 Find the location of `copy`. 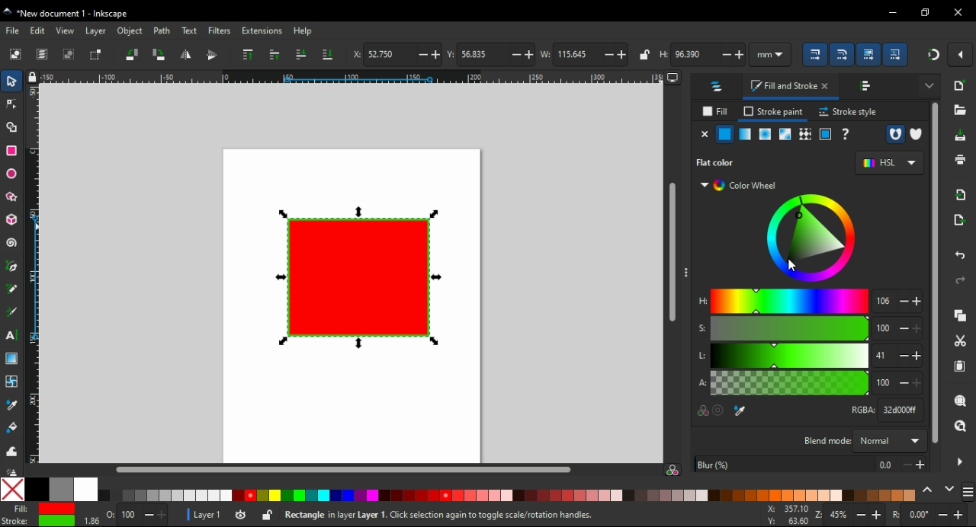

copy is located at coordinates (958, 315).